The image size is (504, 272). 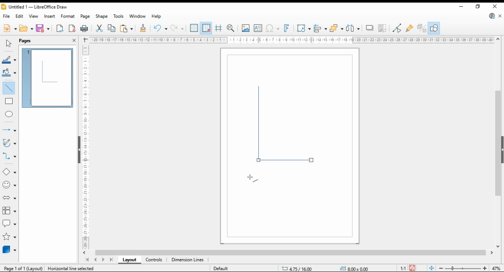 I want to click on toggle extrusions, so click(x=422, y=28).